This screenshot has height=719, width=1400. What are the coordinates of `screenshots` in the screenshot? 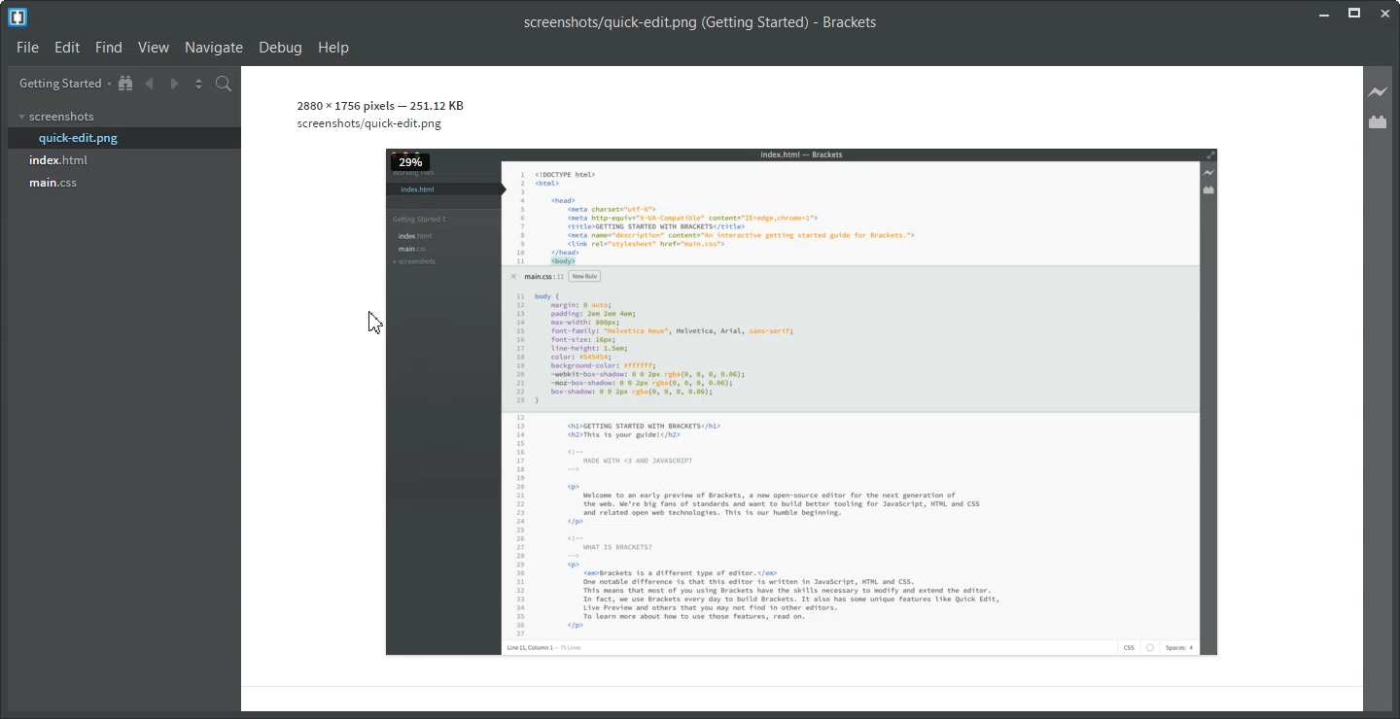 It's located at (60, 118).